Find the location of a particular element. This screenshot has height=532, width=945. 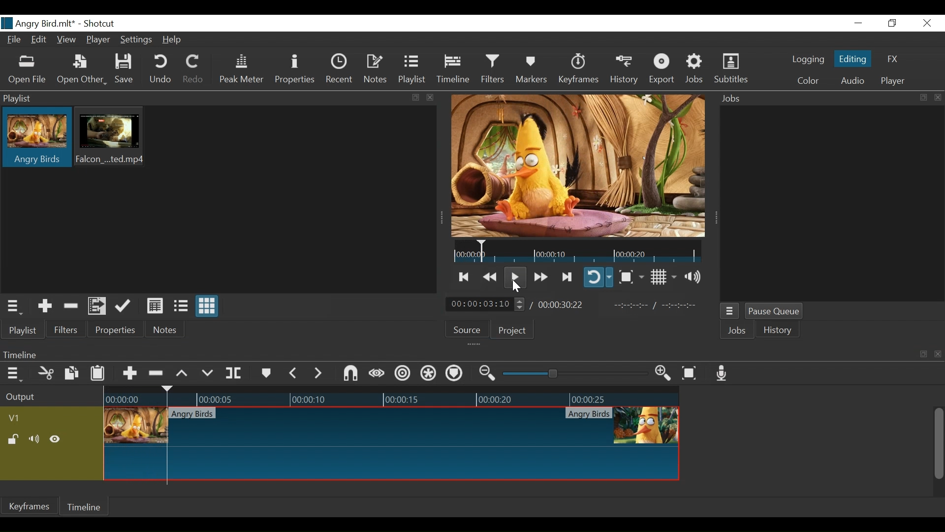

Remove cut is located at coordinates (71, 306).